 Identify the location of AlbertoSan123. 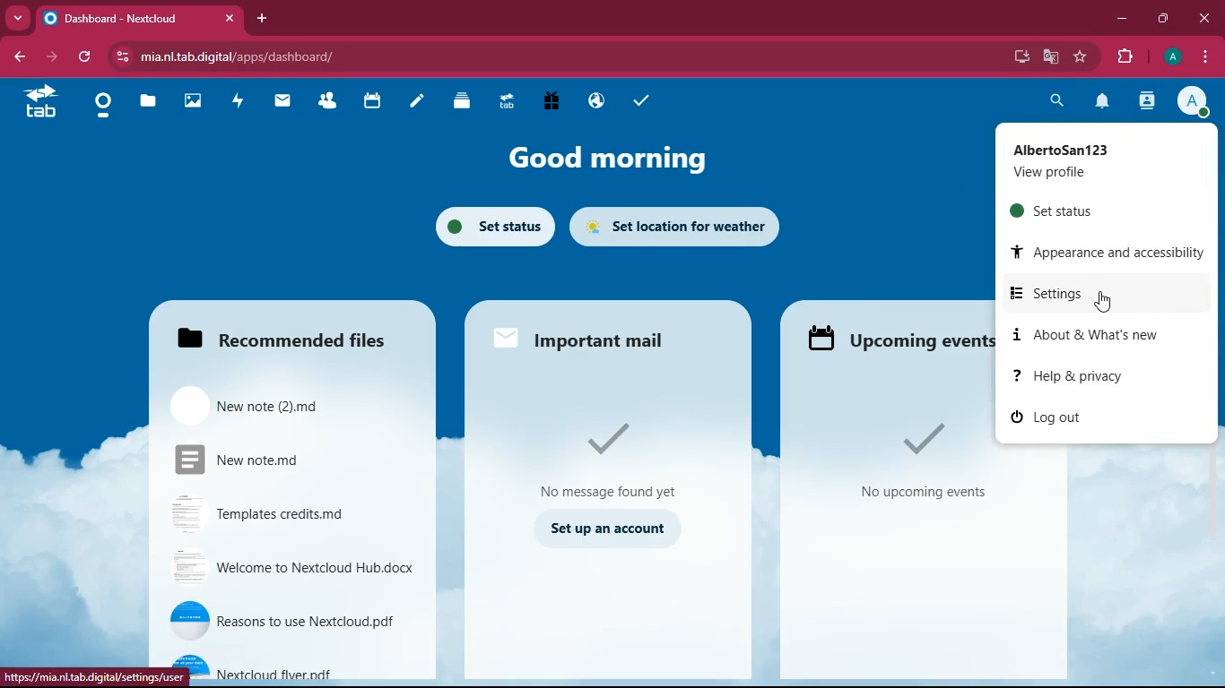
(1099, 152).